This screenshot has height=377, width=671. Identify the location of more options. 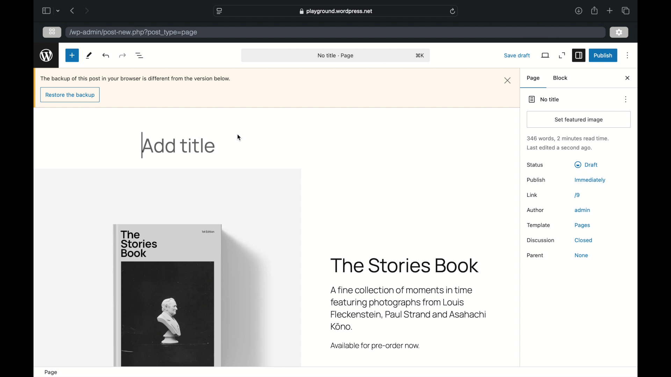
(628, 56).